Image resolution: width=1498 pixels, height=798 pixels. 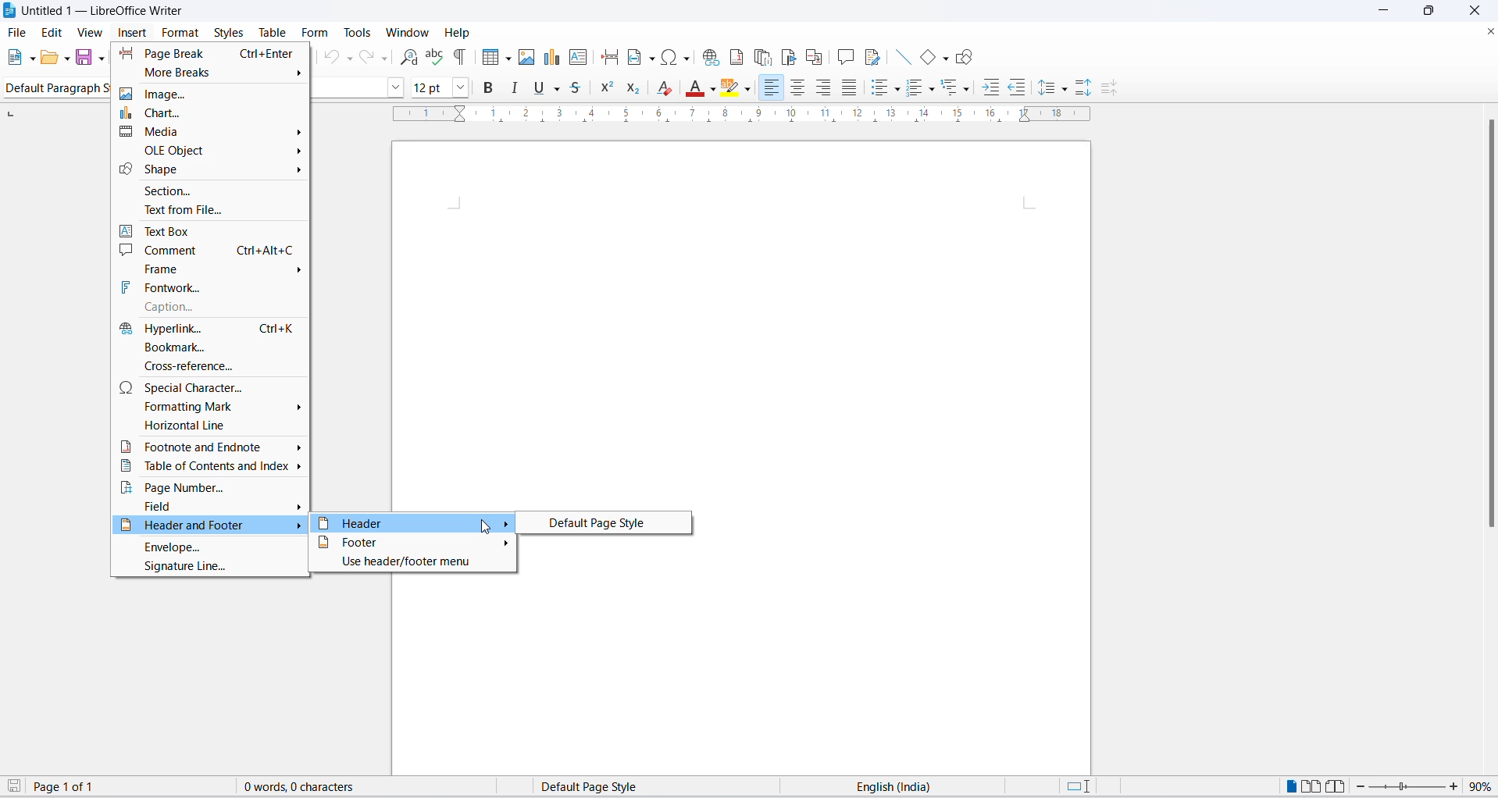 What do you see at coordinates (15, 58) in the screenshot?
I see `new file` at bounding box center [15, 58].